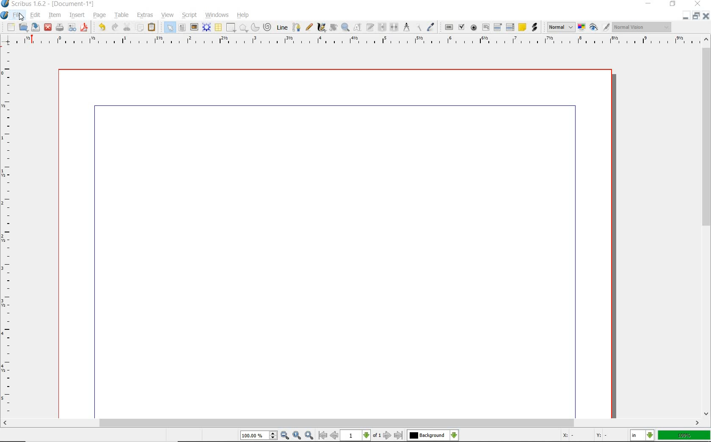 The image size is (711, 442). I want to click on move to next or previous page, so click(360, 435).